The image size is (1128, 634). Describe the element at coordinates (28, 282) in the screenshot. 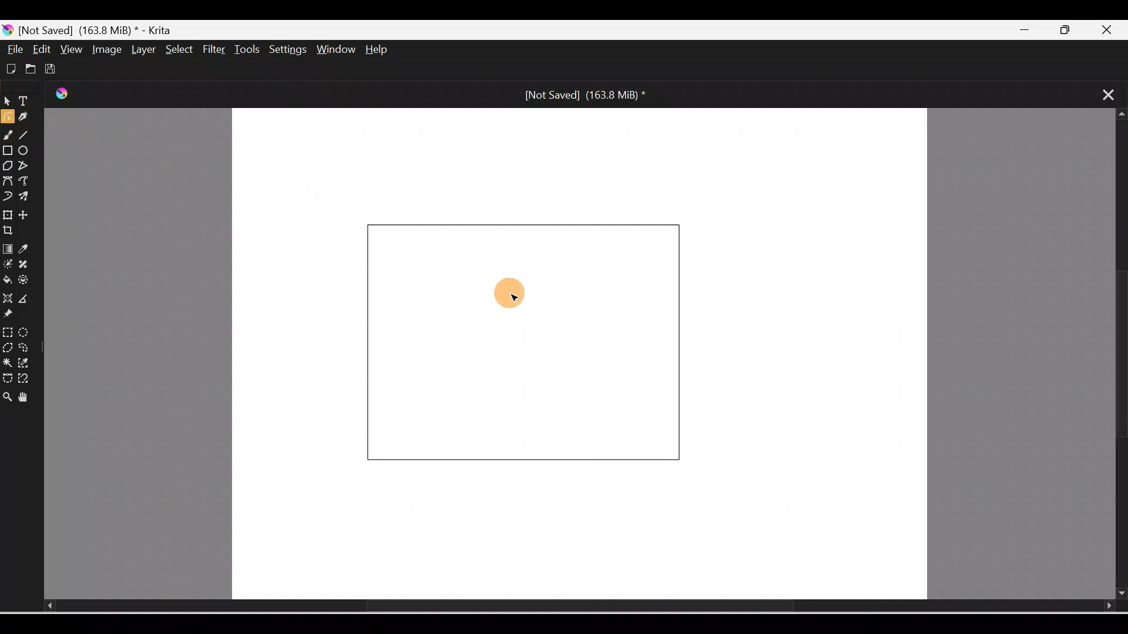

I see `Enclose and fill tool` at that location.